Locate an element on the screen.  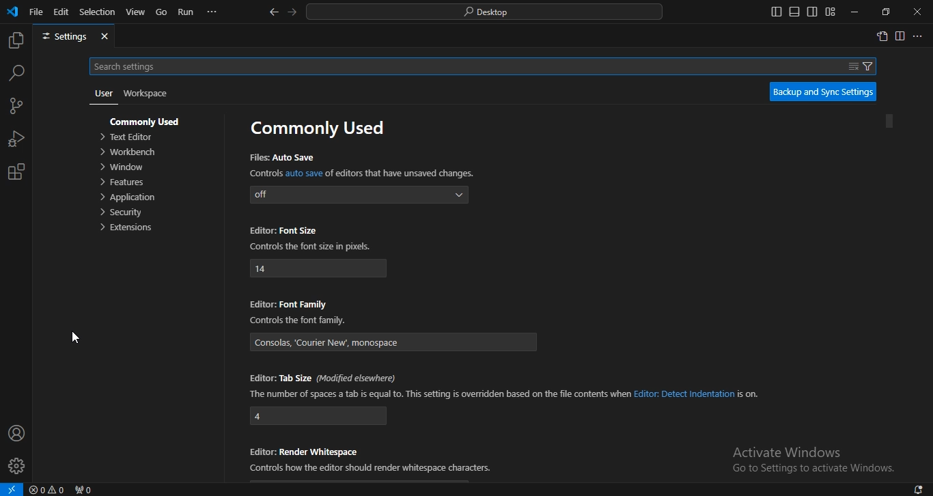
... is located at coordinates (919, 36).